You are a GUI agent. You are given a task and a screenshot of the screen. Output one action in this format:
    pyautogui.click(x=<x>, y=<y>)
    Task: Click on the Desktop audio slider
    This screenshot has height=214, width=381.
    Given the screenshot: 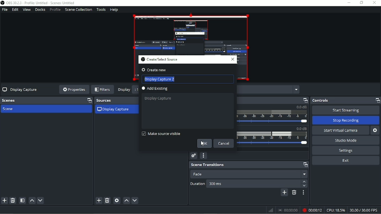 What is the action you would take?
    pyautogui.click(x=273, y=115)
    